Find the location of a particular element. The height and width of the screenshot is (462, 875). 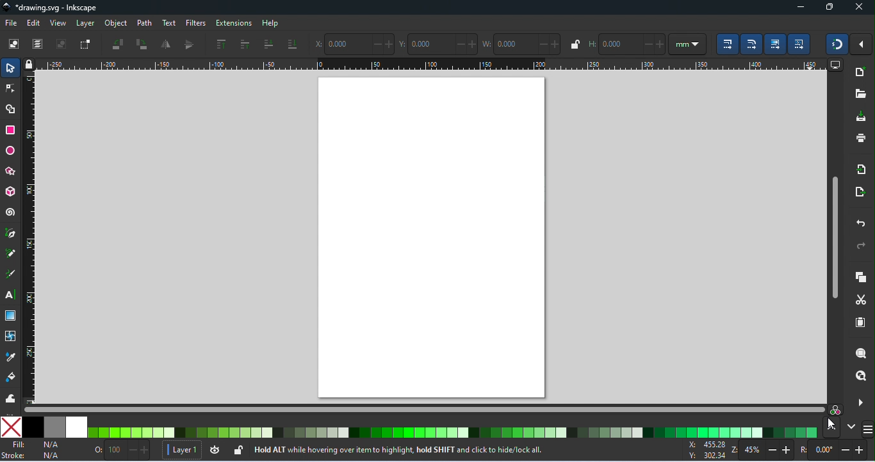

vertical scroll bar is located at coordinates (834, 235).